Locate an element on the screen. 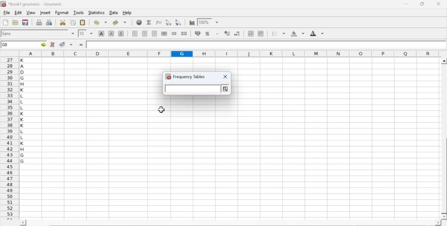 The image size is (447, 226). foreground is located at coordinates (317, 33).